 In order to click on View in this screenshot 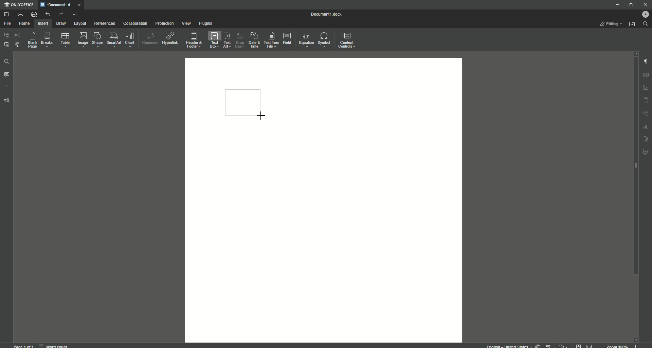, I will do `click(186, 24)`.